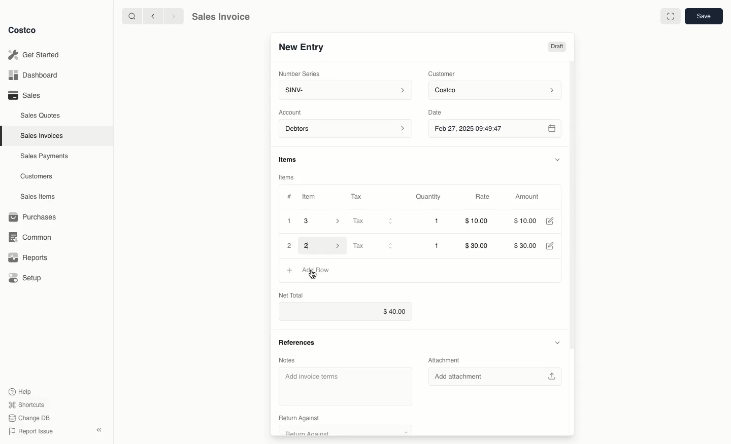  I want to click on Sales Invoice, so click(220, 17).